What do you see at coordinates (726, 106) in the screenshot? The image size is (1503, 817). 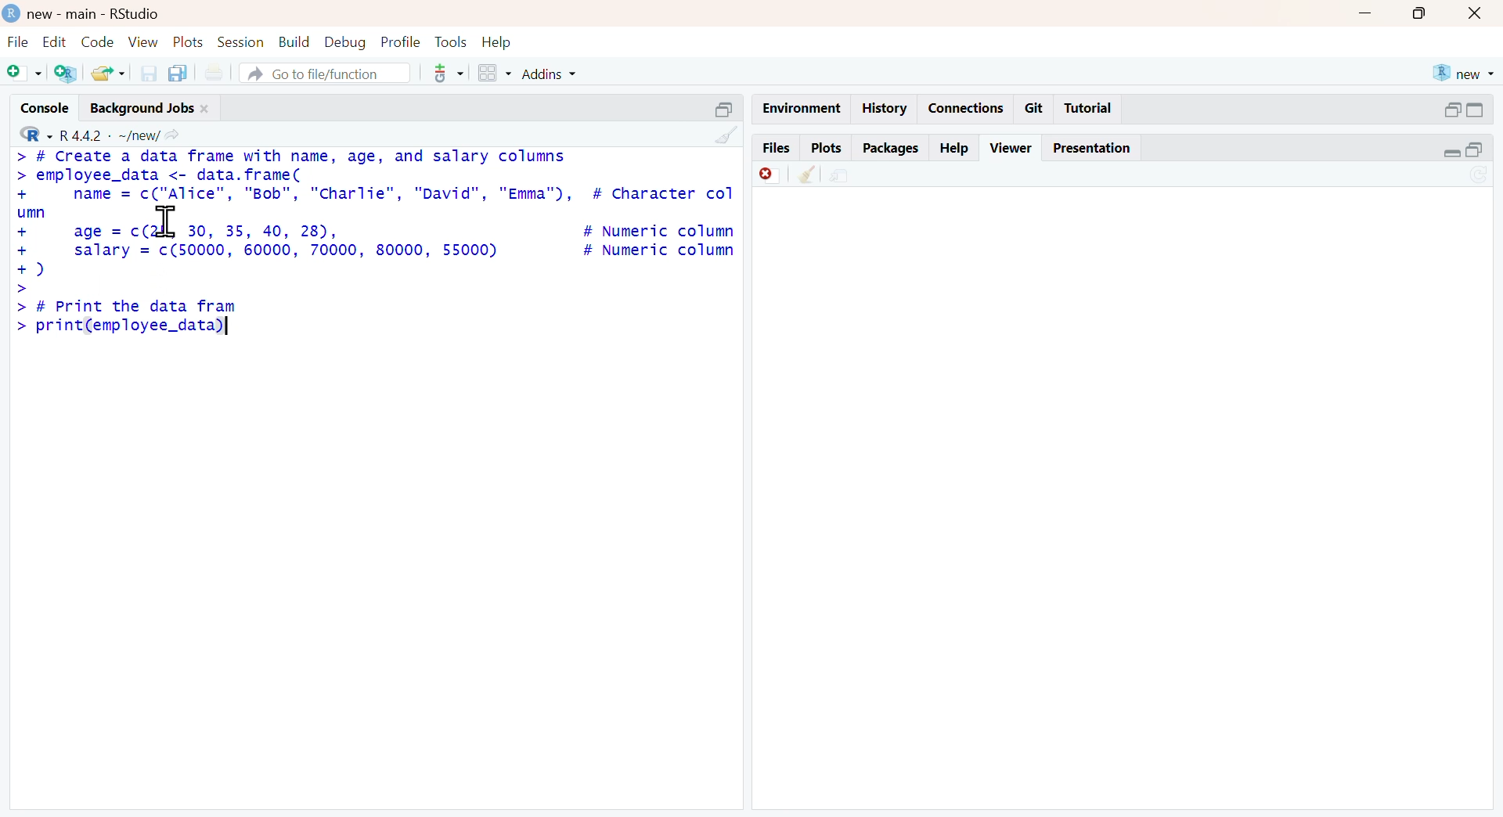 I see `minimize` at bounding box center [726, 106].